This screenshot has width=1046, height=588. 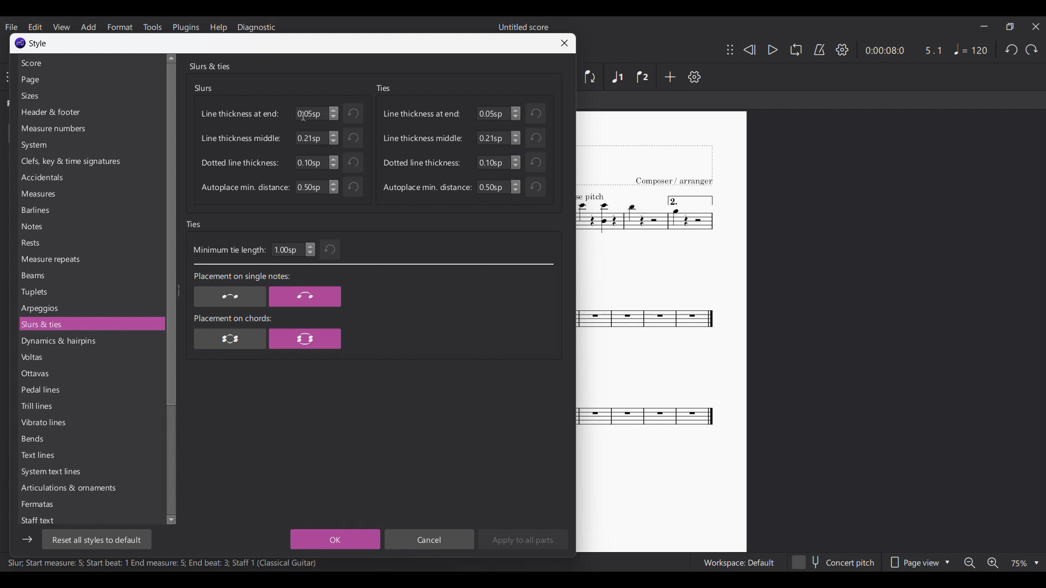 I want to click on Header & footer, so click(x=90, y=112).